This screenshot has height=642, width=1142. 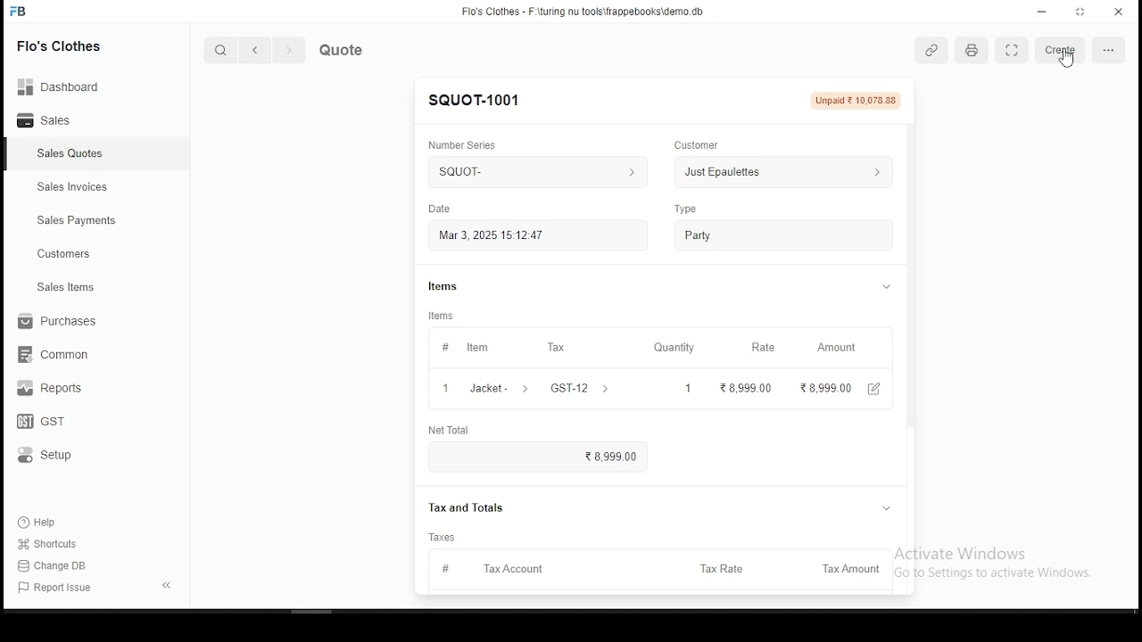 I want to click on ales items, so click(x=70, y=288).